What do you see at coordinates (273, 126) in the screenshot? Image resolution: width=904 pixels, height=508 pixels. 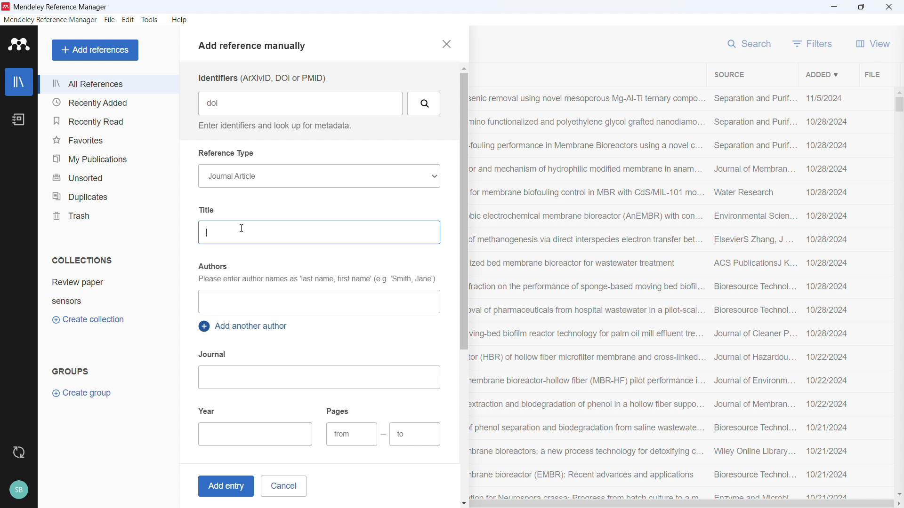 I see `Enter identifiers and look up for metadata` at bounding box center [273, 126].